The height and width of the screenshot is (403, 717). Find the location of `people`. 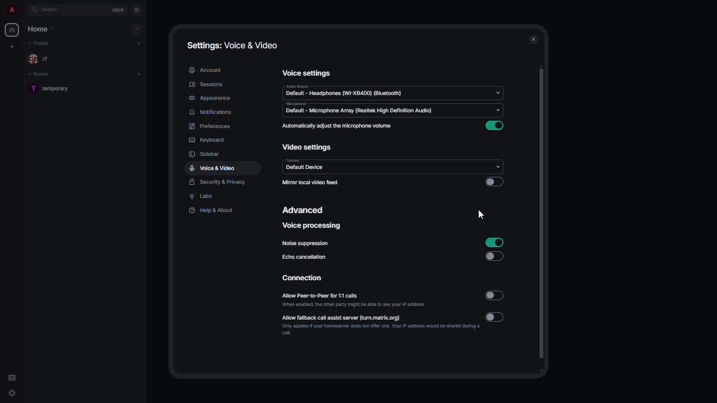

people is located at coordinates (41, 60).